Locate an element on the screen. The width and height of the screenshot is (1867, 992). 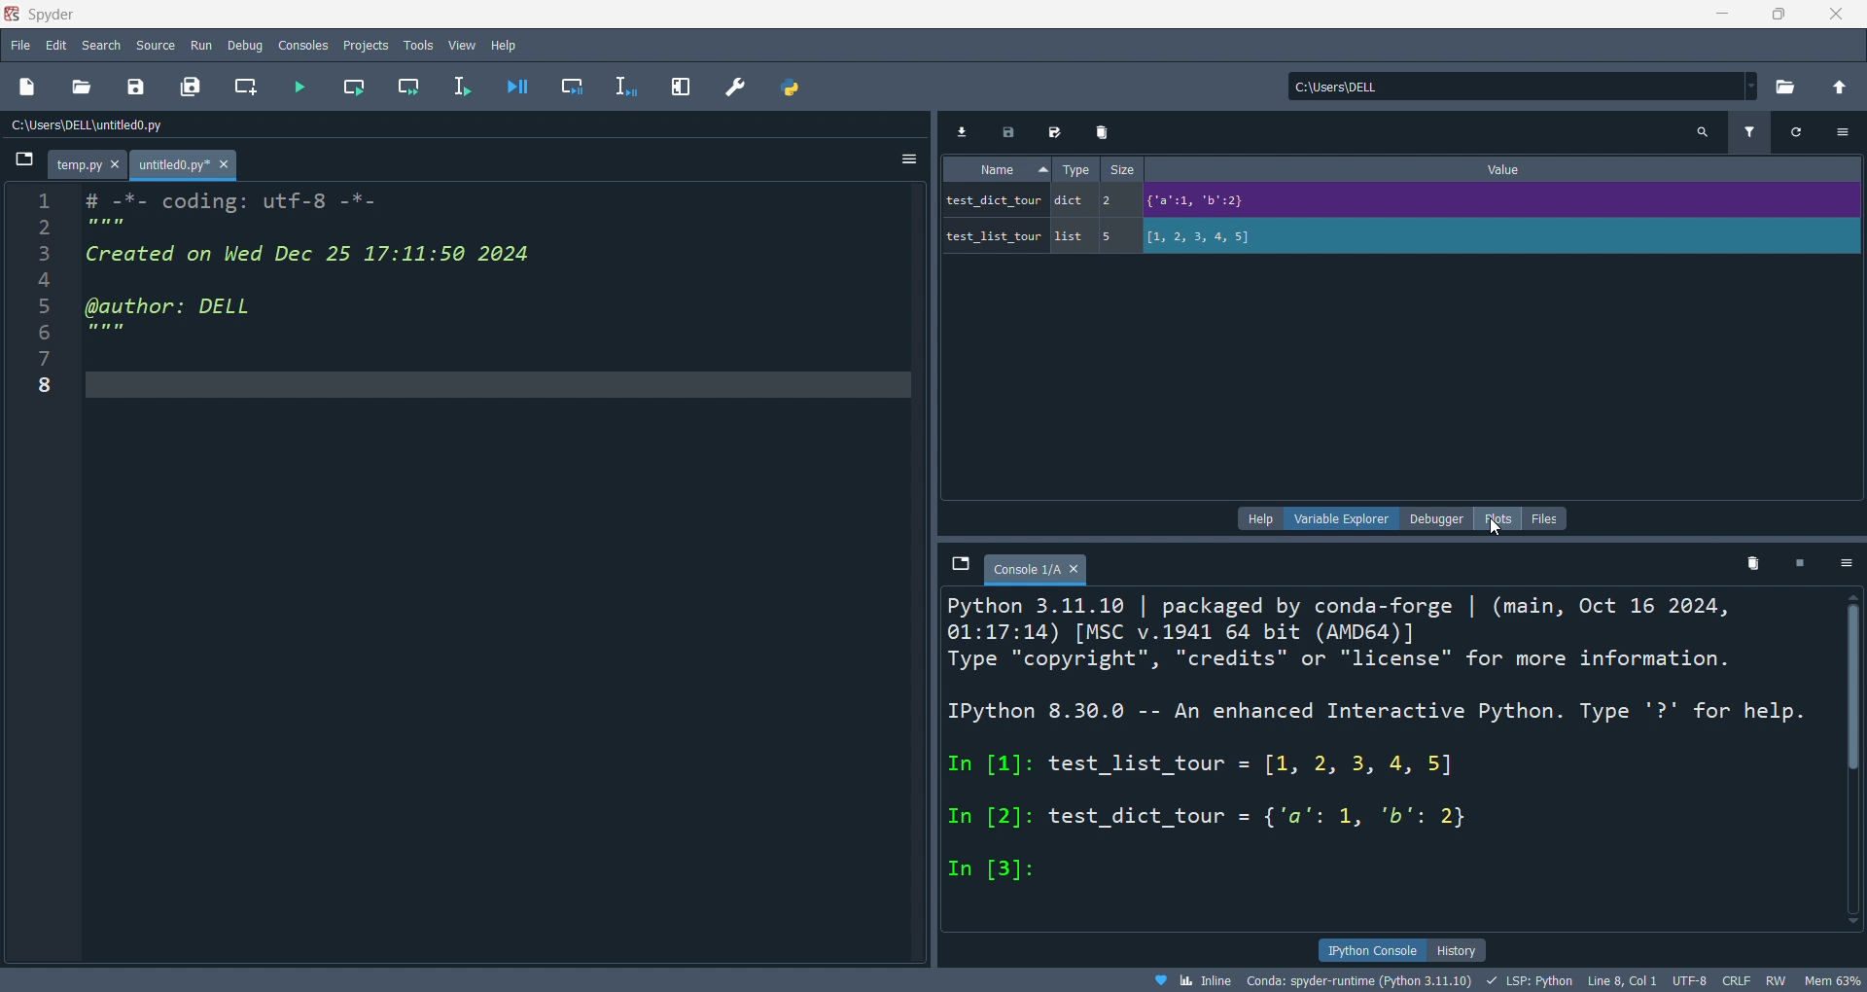
open parent folder is located at coordinates (1844, 89).